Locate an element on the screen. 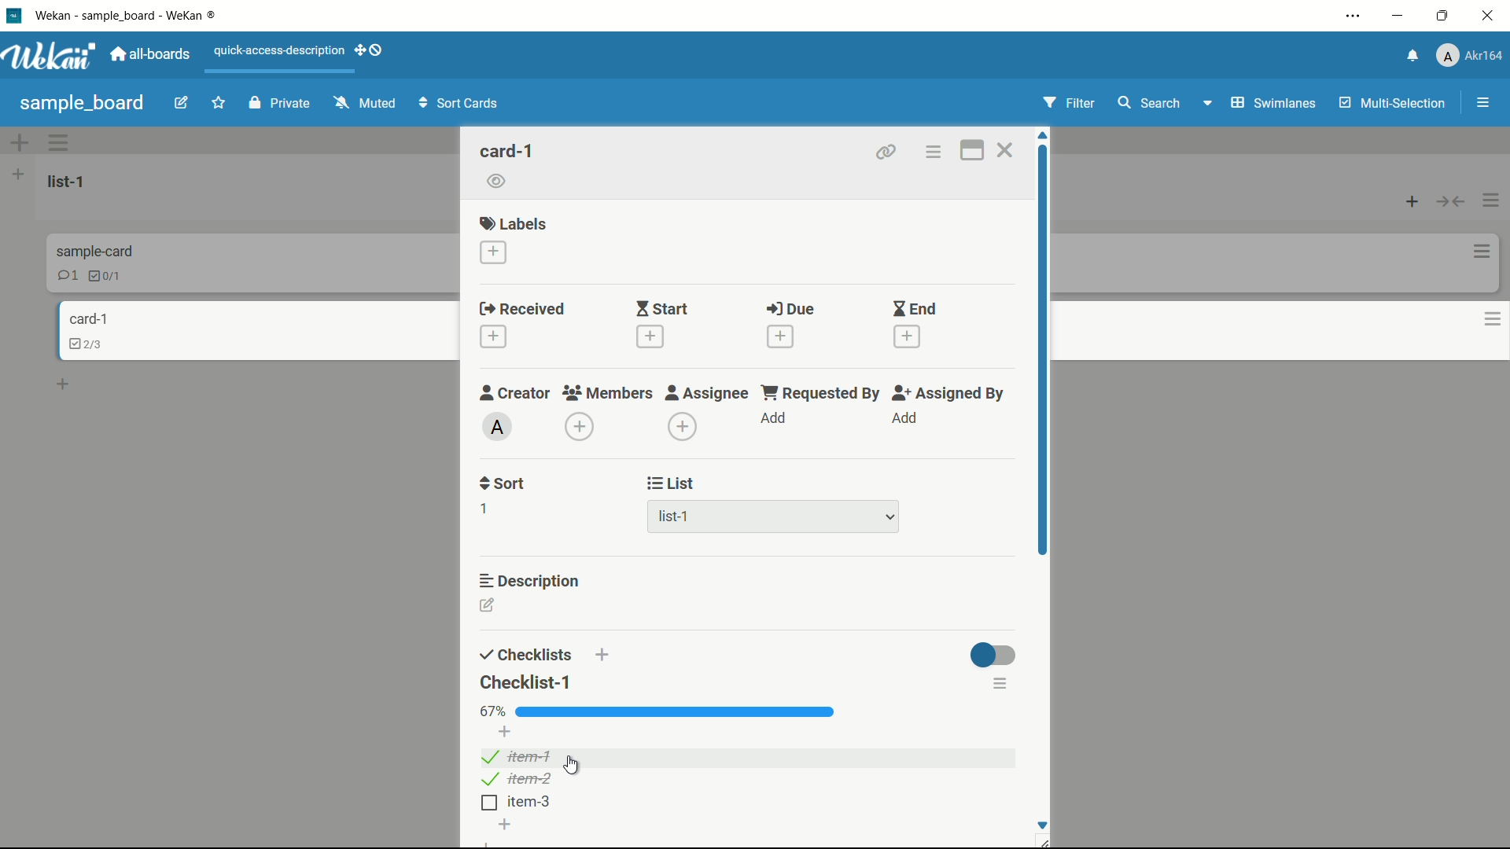 This screenshot has height=849, width=1510. checklists is located at coordinates (523, 655).